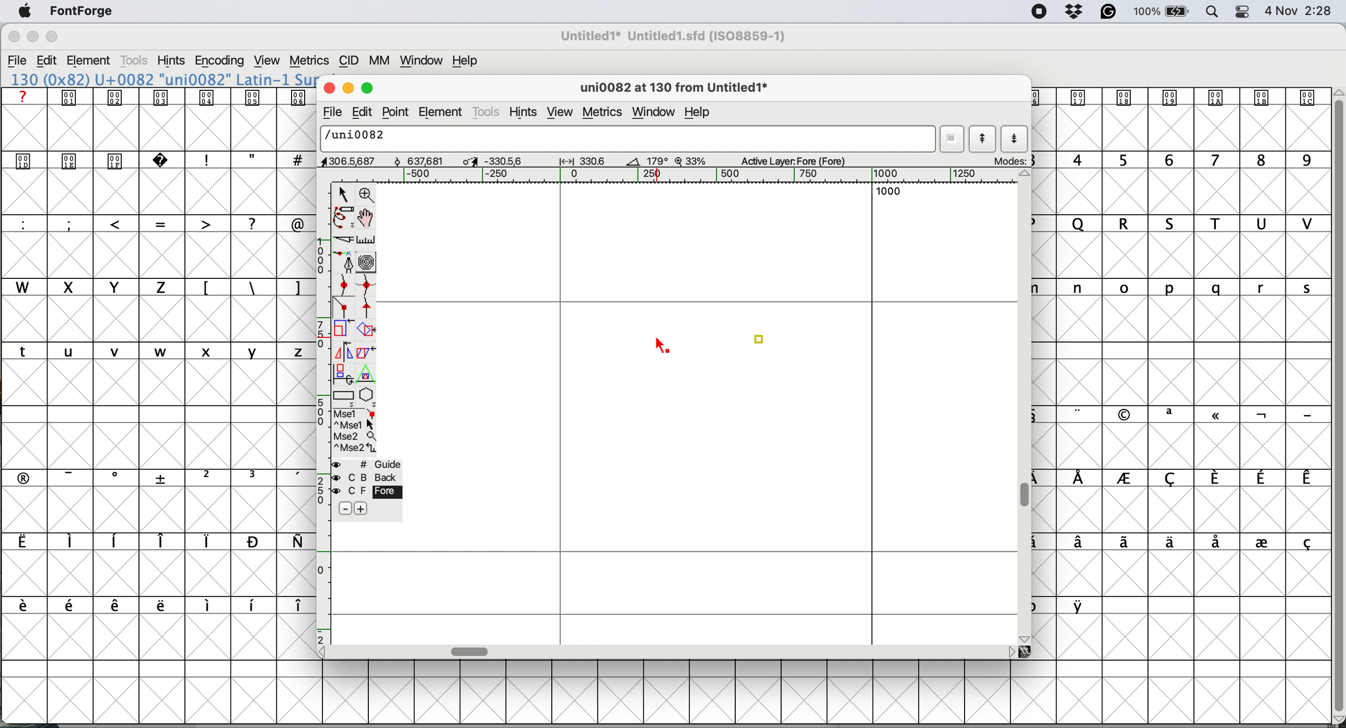  I want to click on add, so click(360, 509).